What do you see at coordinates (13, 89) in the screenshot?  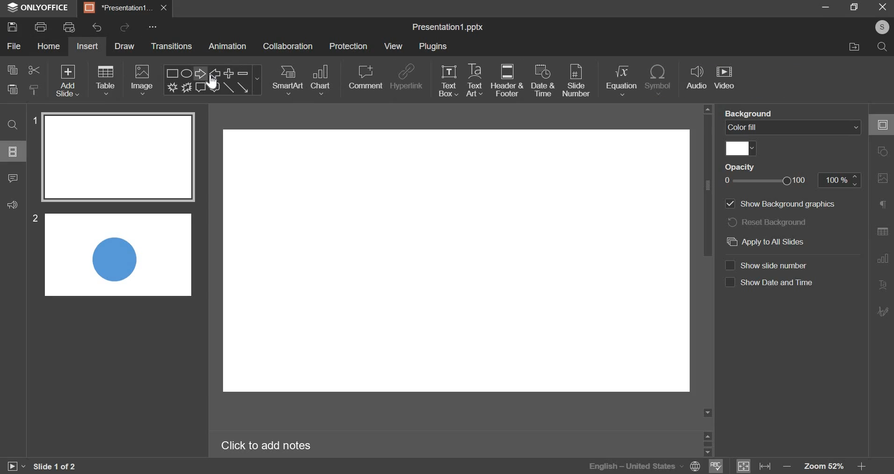 I see `paste` at bounding box center [13, 89].